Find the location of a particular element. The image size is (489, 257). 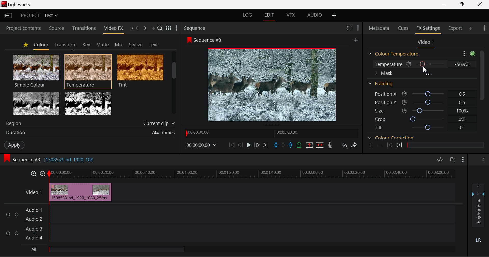

Position X is located at coordinates (428, 94).